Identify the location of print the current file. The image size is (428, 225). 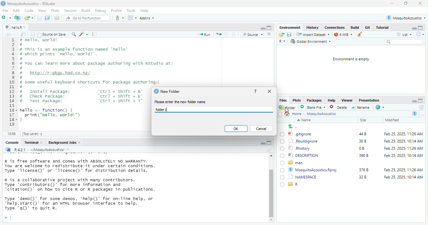
(57, 18).